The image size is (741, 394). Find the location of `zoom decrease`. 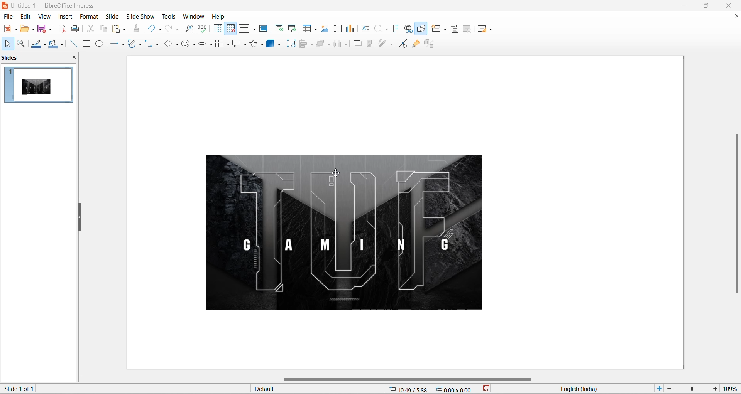

zoom decrease is located at coordinates (668, 389).